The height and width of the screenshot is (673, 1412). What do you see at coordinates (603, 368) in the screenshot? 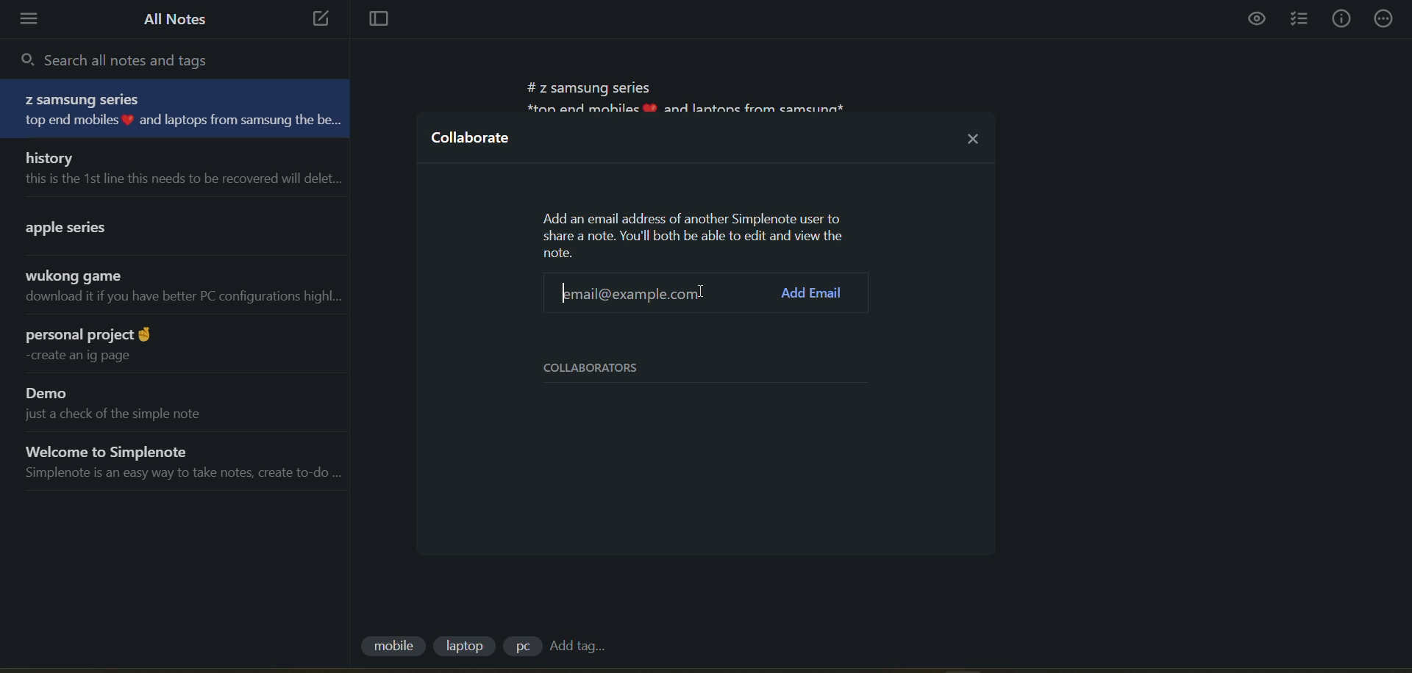
I see `collaborators` at bounding box center [603, 368].